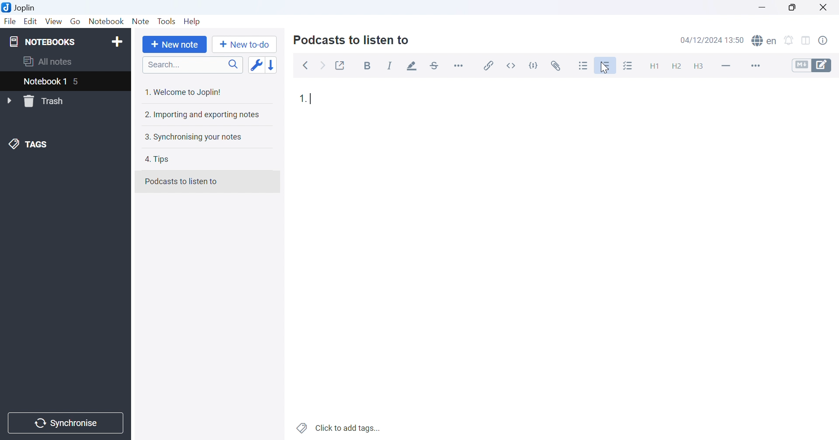 This screenshot has width=839, height=440. I want to click on Reverse sort order, so click(272, 65).